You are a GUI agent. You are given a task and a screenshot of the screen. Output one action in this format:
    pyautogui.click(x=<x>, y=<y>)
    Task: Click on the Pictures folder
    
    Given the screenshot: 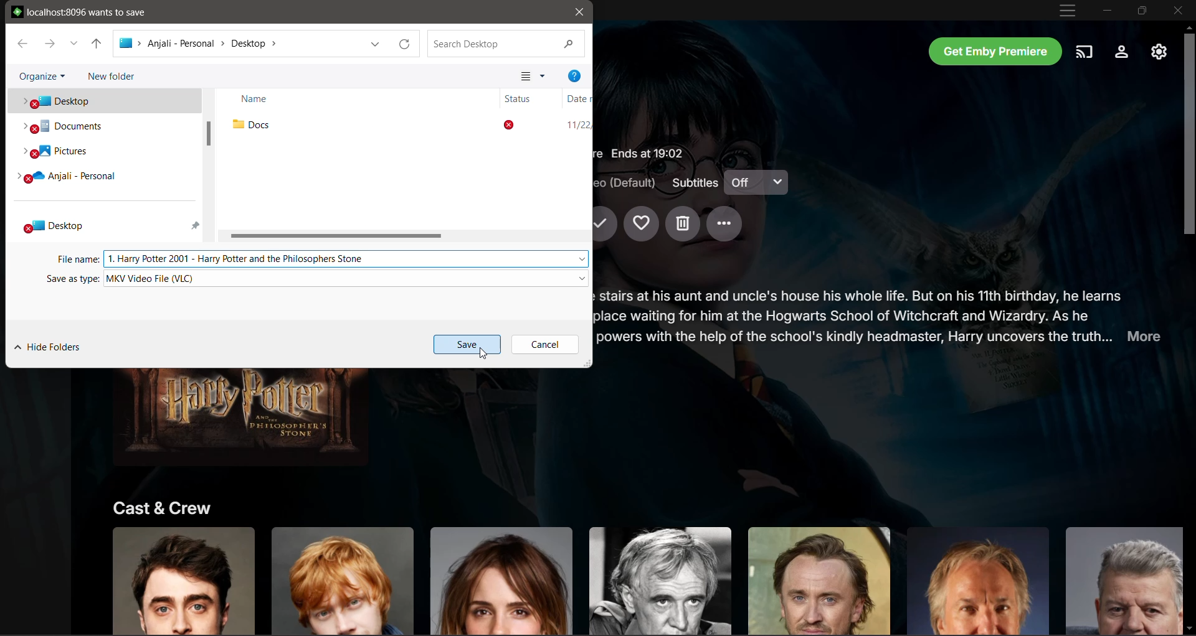 What is the action you would take?
    pyautogui.click(x=103, y=151)
    